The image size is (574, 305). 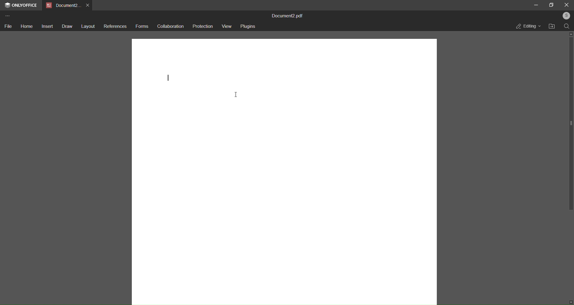 What do you see at coordinates (21, 5) in the screenshot?
I see `onlyoffice` at bounding box center [21, 5].